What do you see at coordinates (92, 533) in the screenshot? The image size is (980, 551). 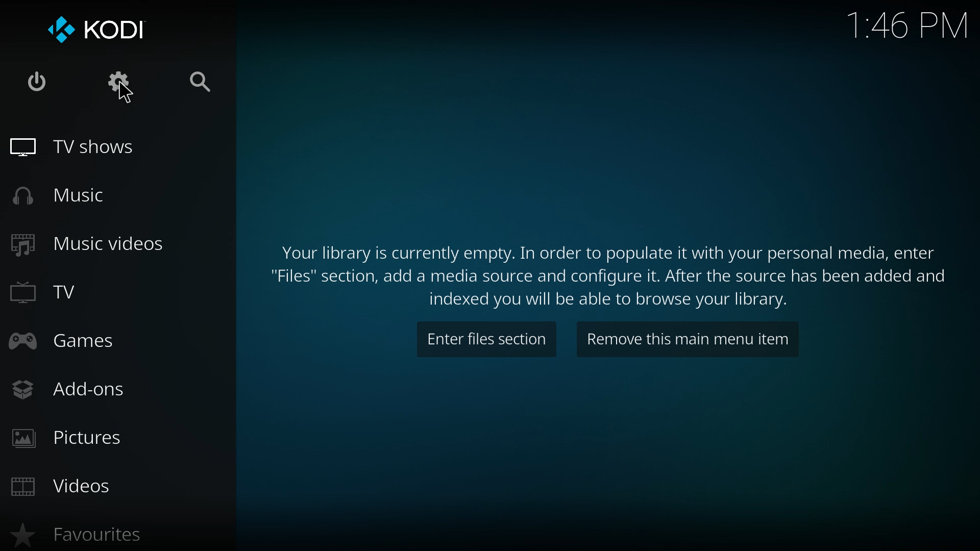 I see `favourites` at bounding box center [92, 533].